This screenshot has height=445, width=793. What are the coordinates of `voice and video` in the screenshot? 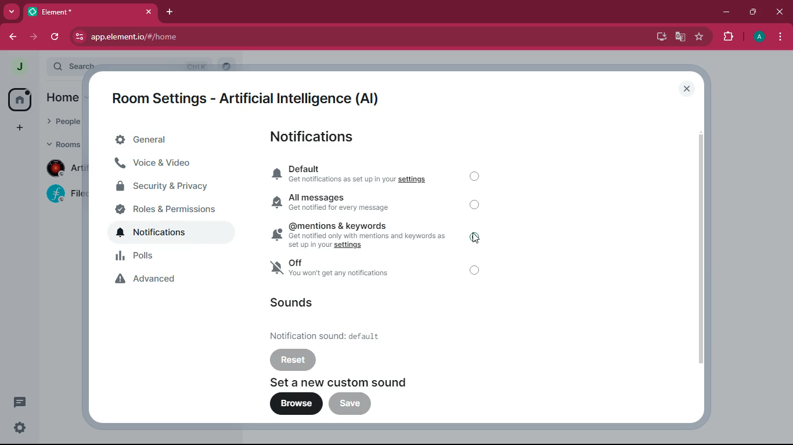 It's located at (171, 165).